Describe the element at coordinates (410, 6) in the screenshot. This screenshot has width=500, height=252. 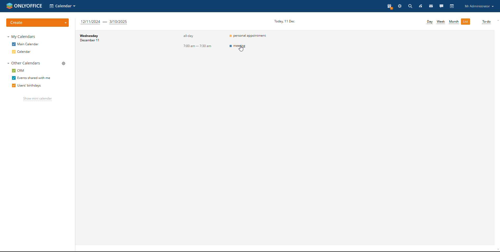
I see `search` at that location.